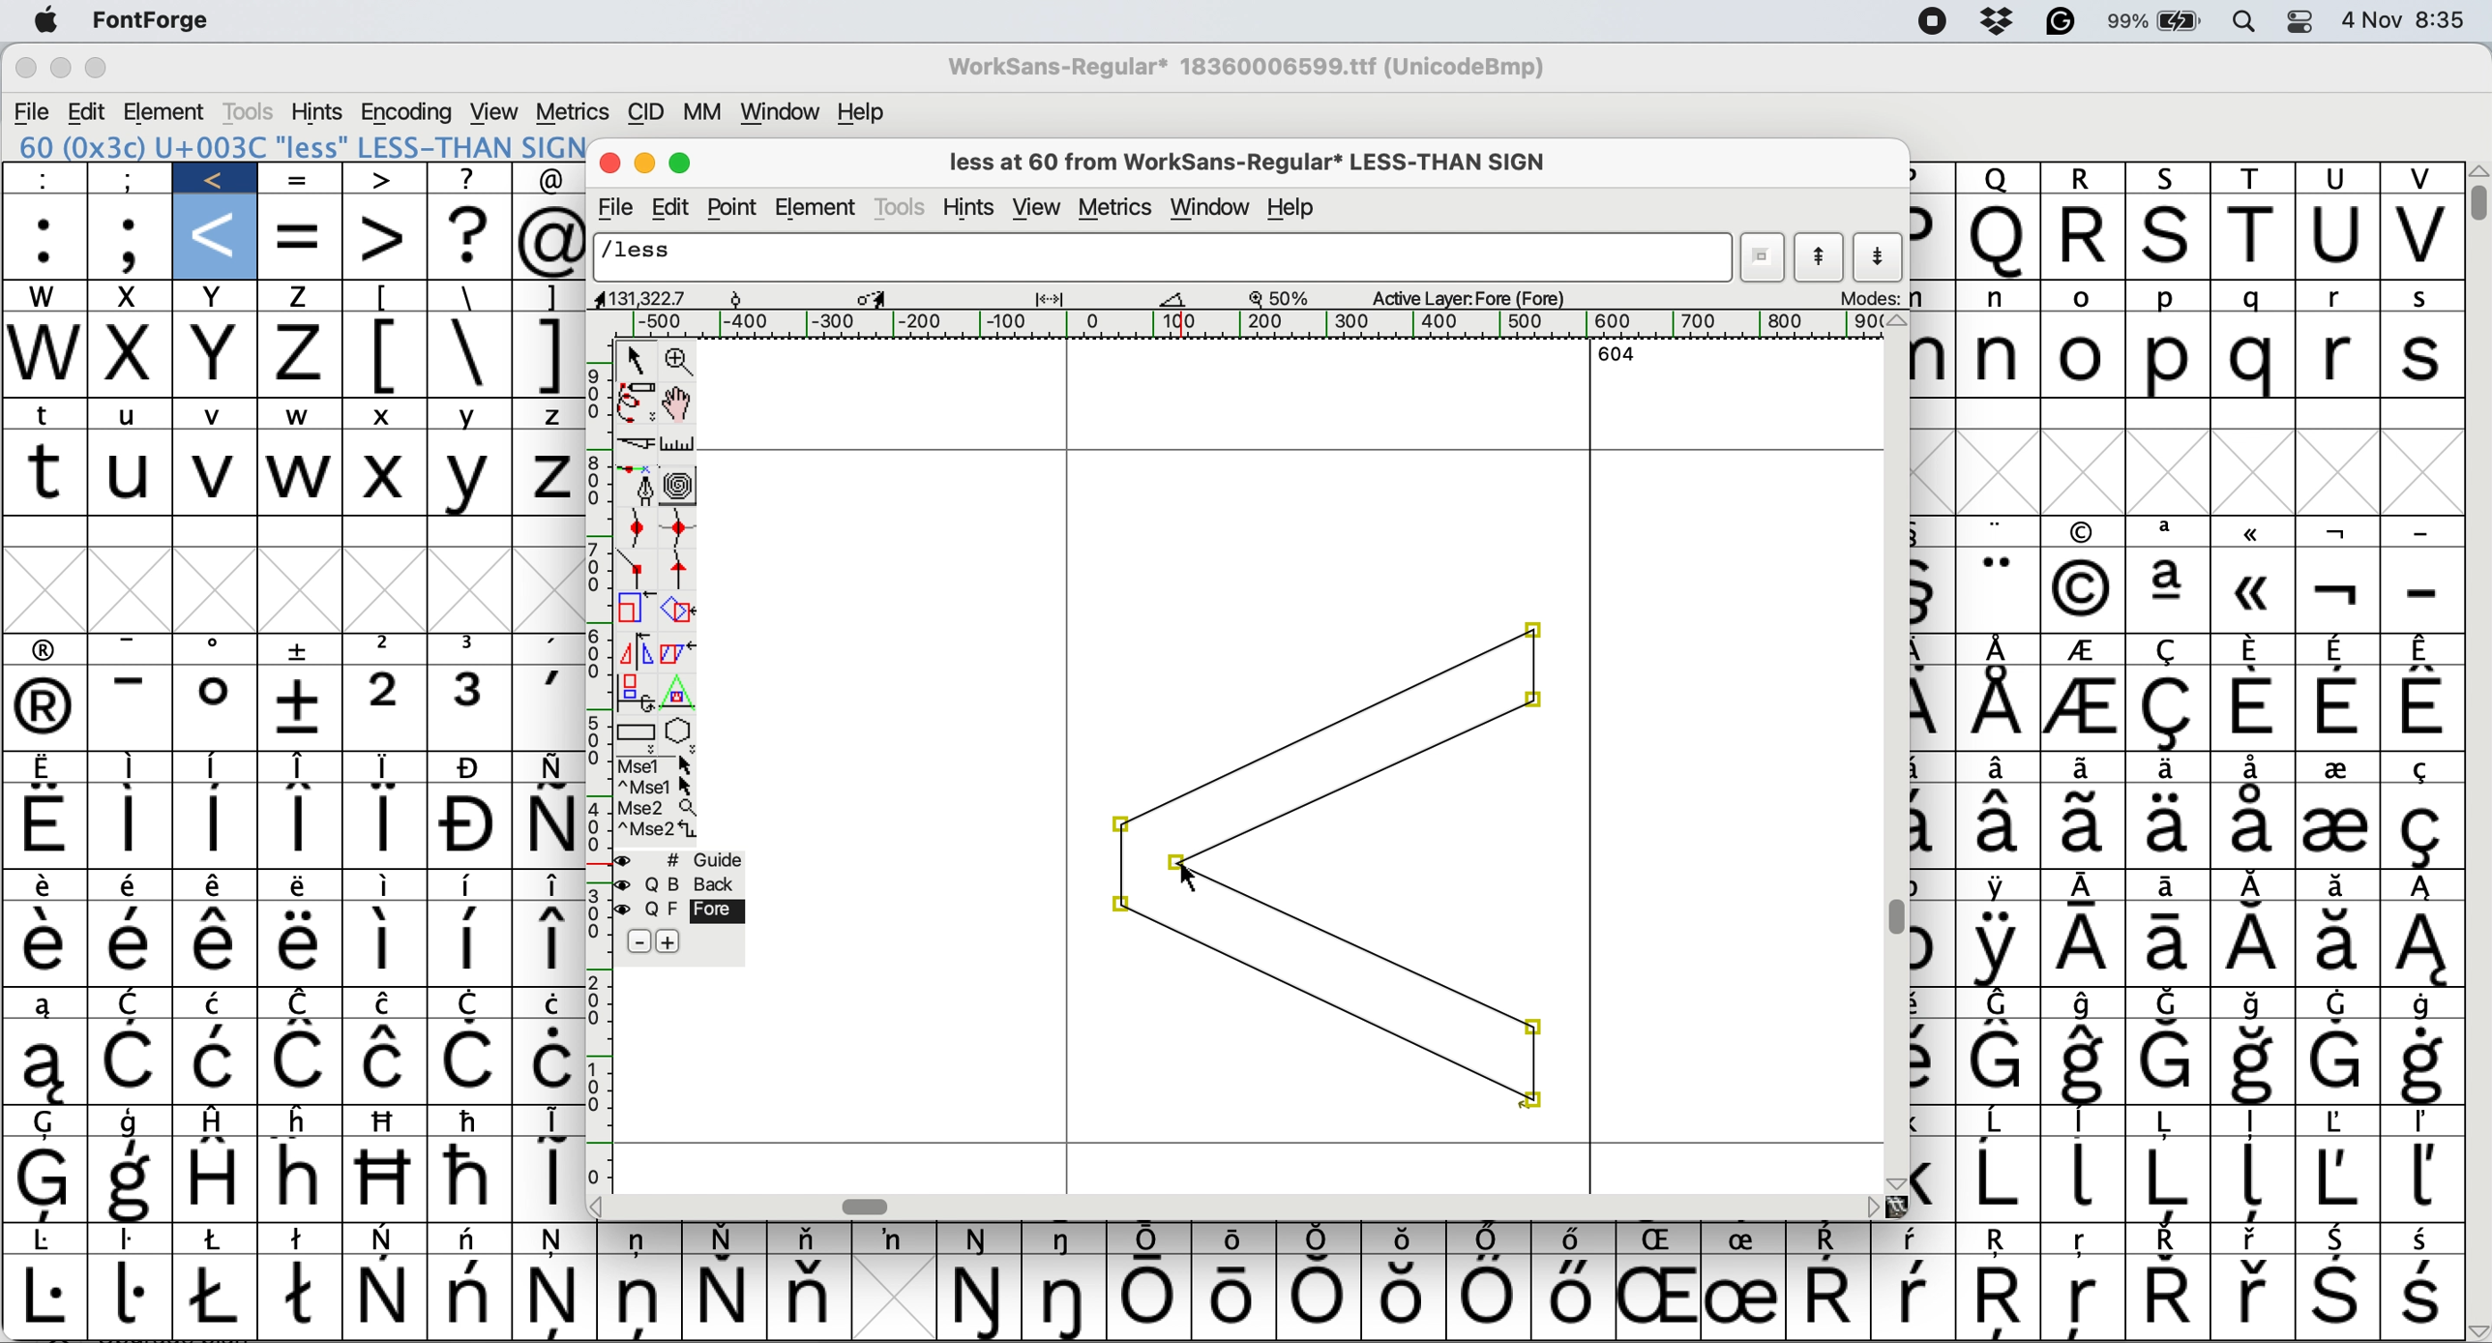 Image resolution: width=2492 pixels, height=1343 pixels. I want to click on Symbol, so click(2425, 767).